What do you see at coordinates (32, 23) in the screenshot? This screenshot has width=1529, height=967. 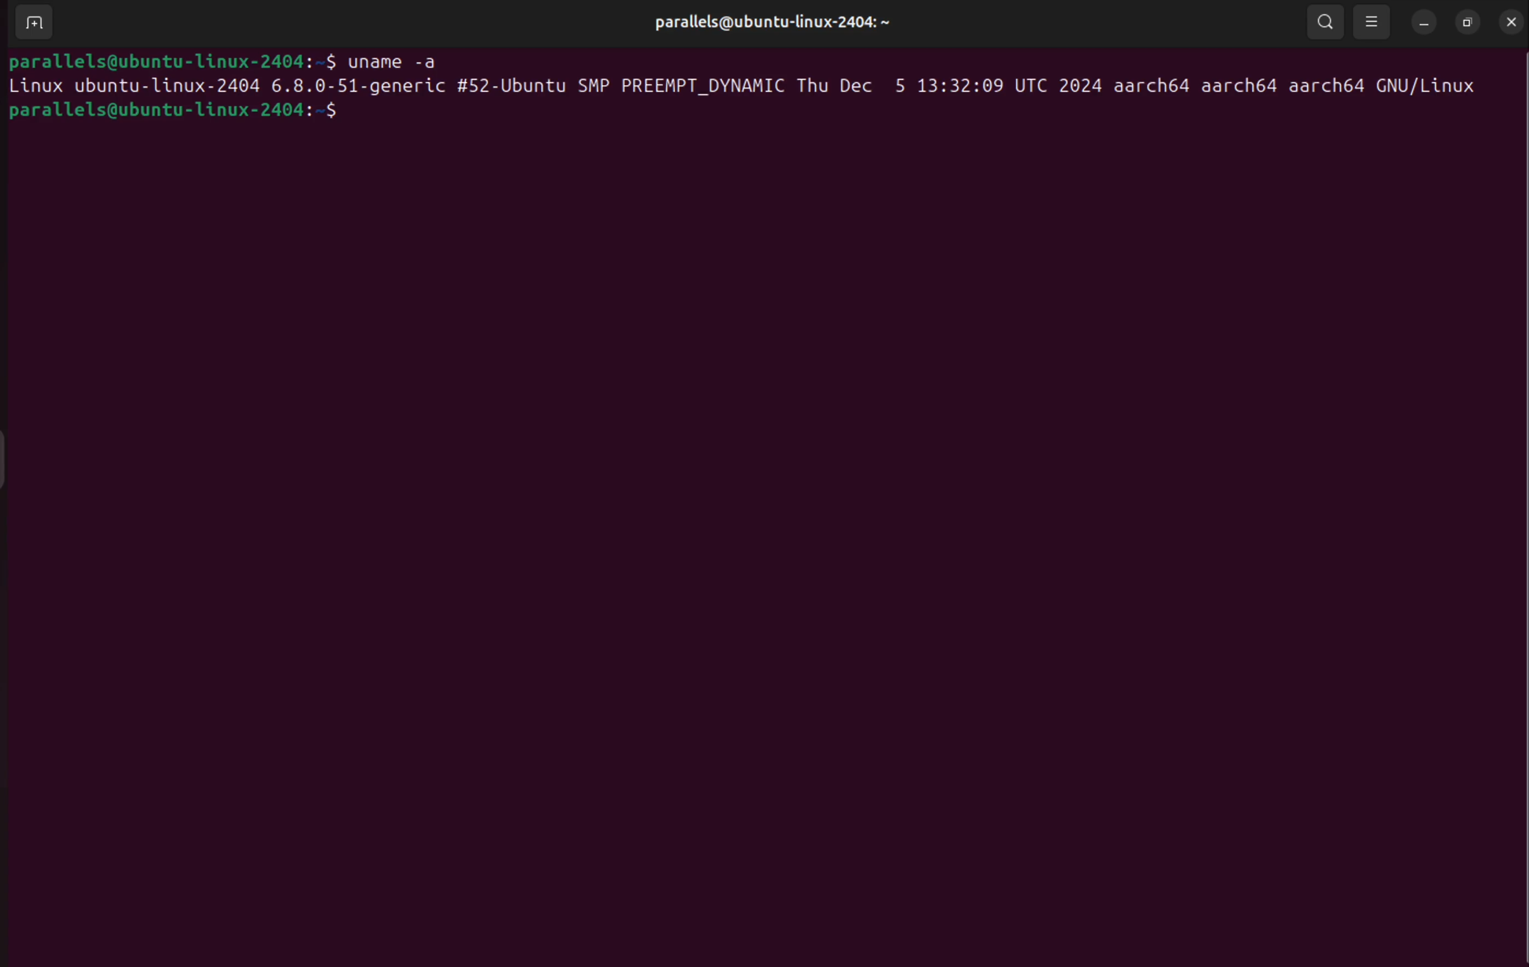 I see `add terminal` at bounding box center [32, 23].